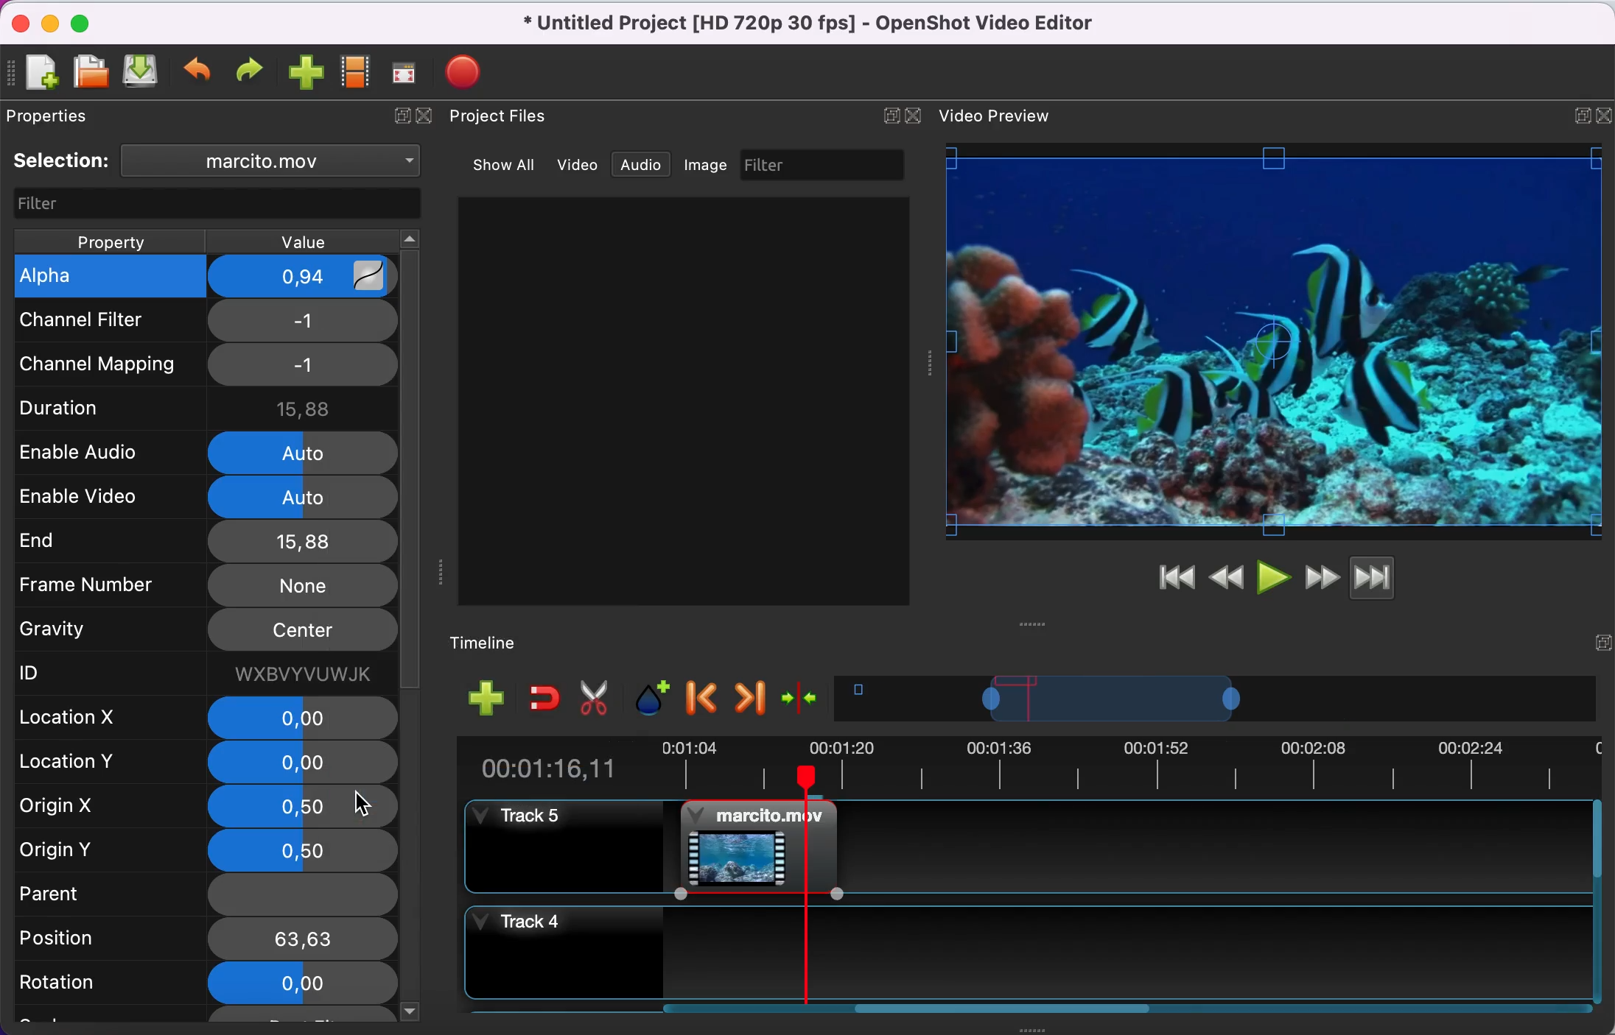 The width and height of the screenshot is (1615, 1035). I want to click on 0,50 ly, so click(301, 810).